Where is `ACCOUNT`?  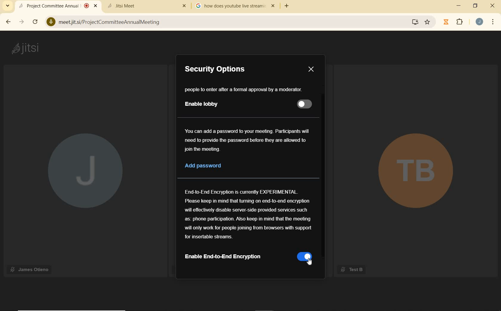
ACCOUNT is located at coordinates (479, 21).